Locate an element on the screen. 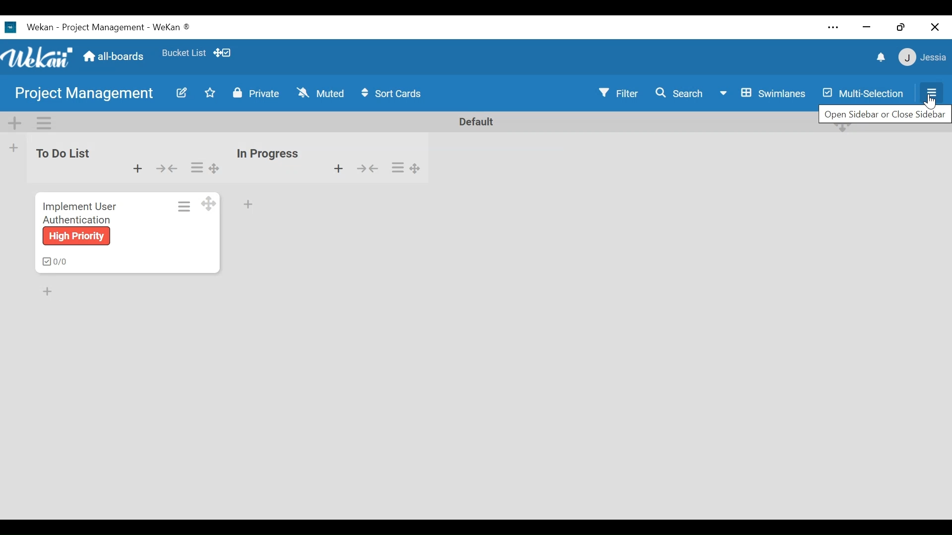  list Name is located at coordinates (267, 154).